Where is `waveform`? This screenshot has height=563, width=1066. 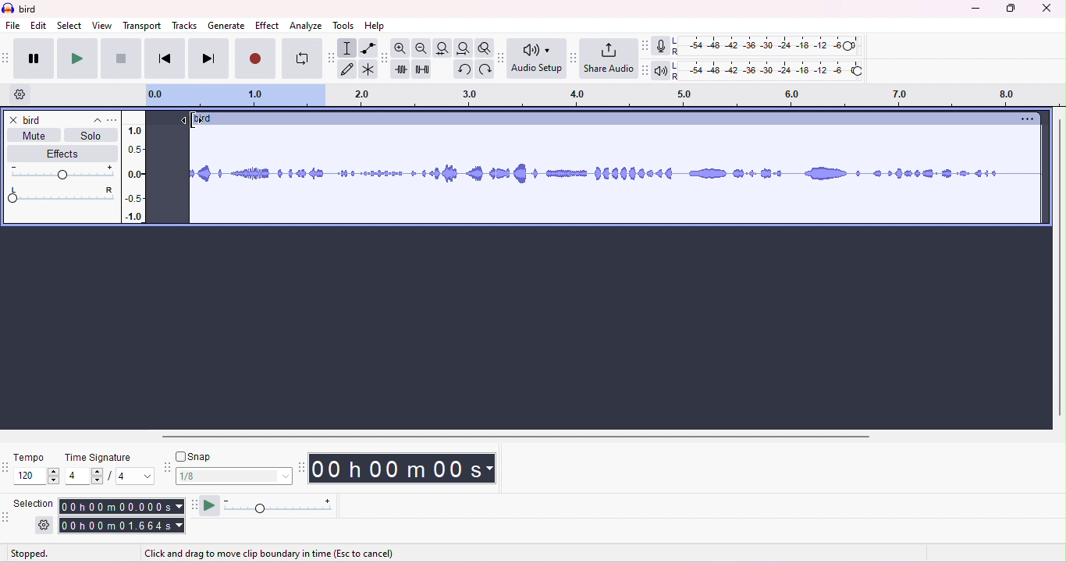 waveform is located at coordinates (617, 175).